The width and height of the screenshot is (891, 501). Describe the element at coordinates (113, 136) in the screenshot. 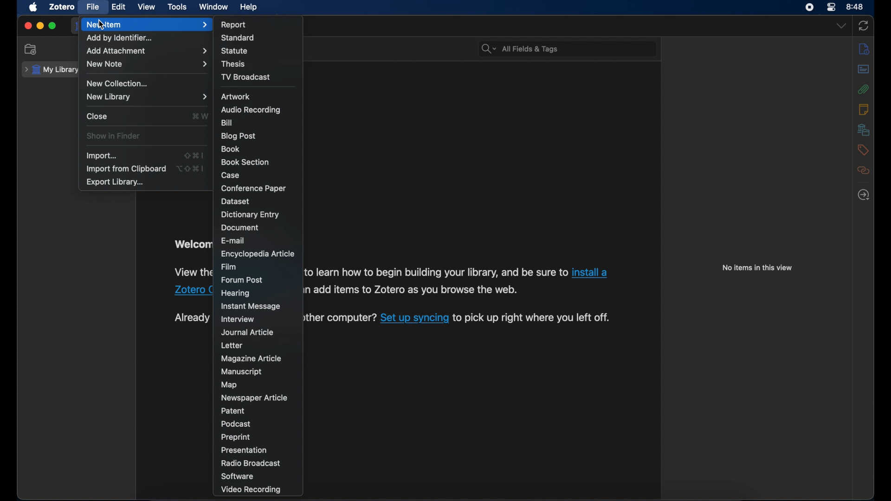

I see `show in finder` at that location.